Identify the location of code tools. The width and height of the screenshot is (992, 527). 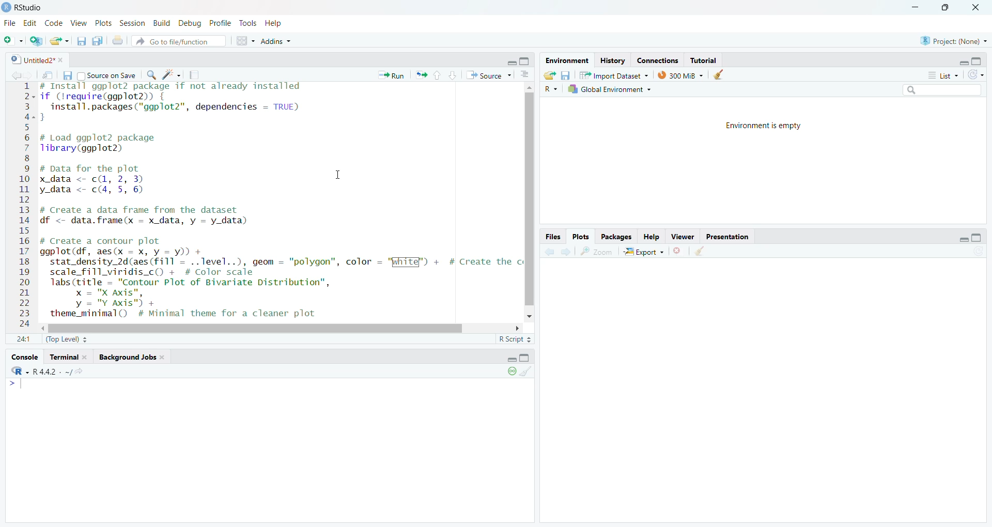
(172, 75).